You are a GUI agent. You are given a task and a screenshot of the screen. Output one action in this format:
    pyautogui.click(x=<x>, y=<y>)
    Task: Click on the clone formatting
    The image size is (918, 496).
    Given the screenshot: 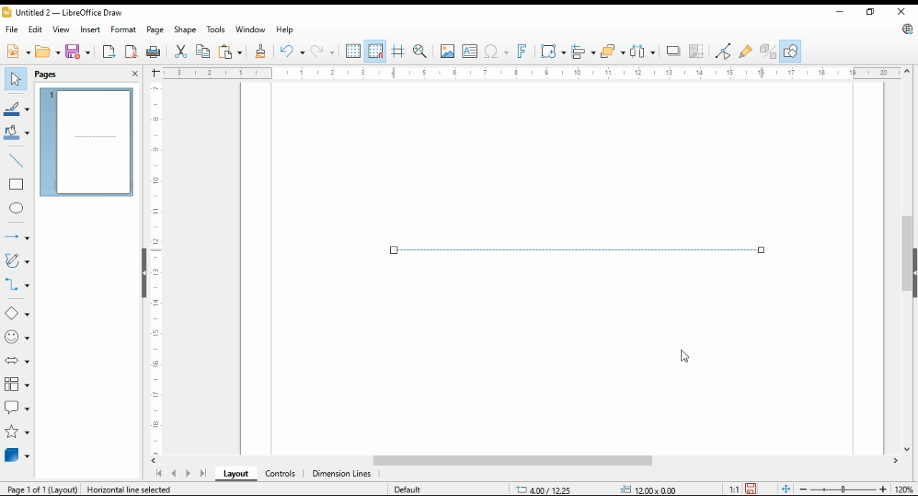 What is the action you would take?
    pyautogui.click(x=263, y=52)
    